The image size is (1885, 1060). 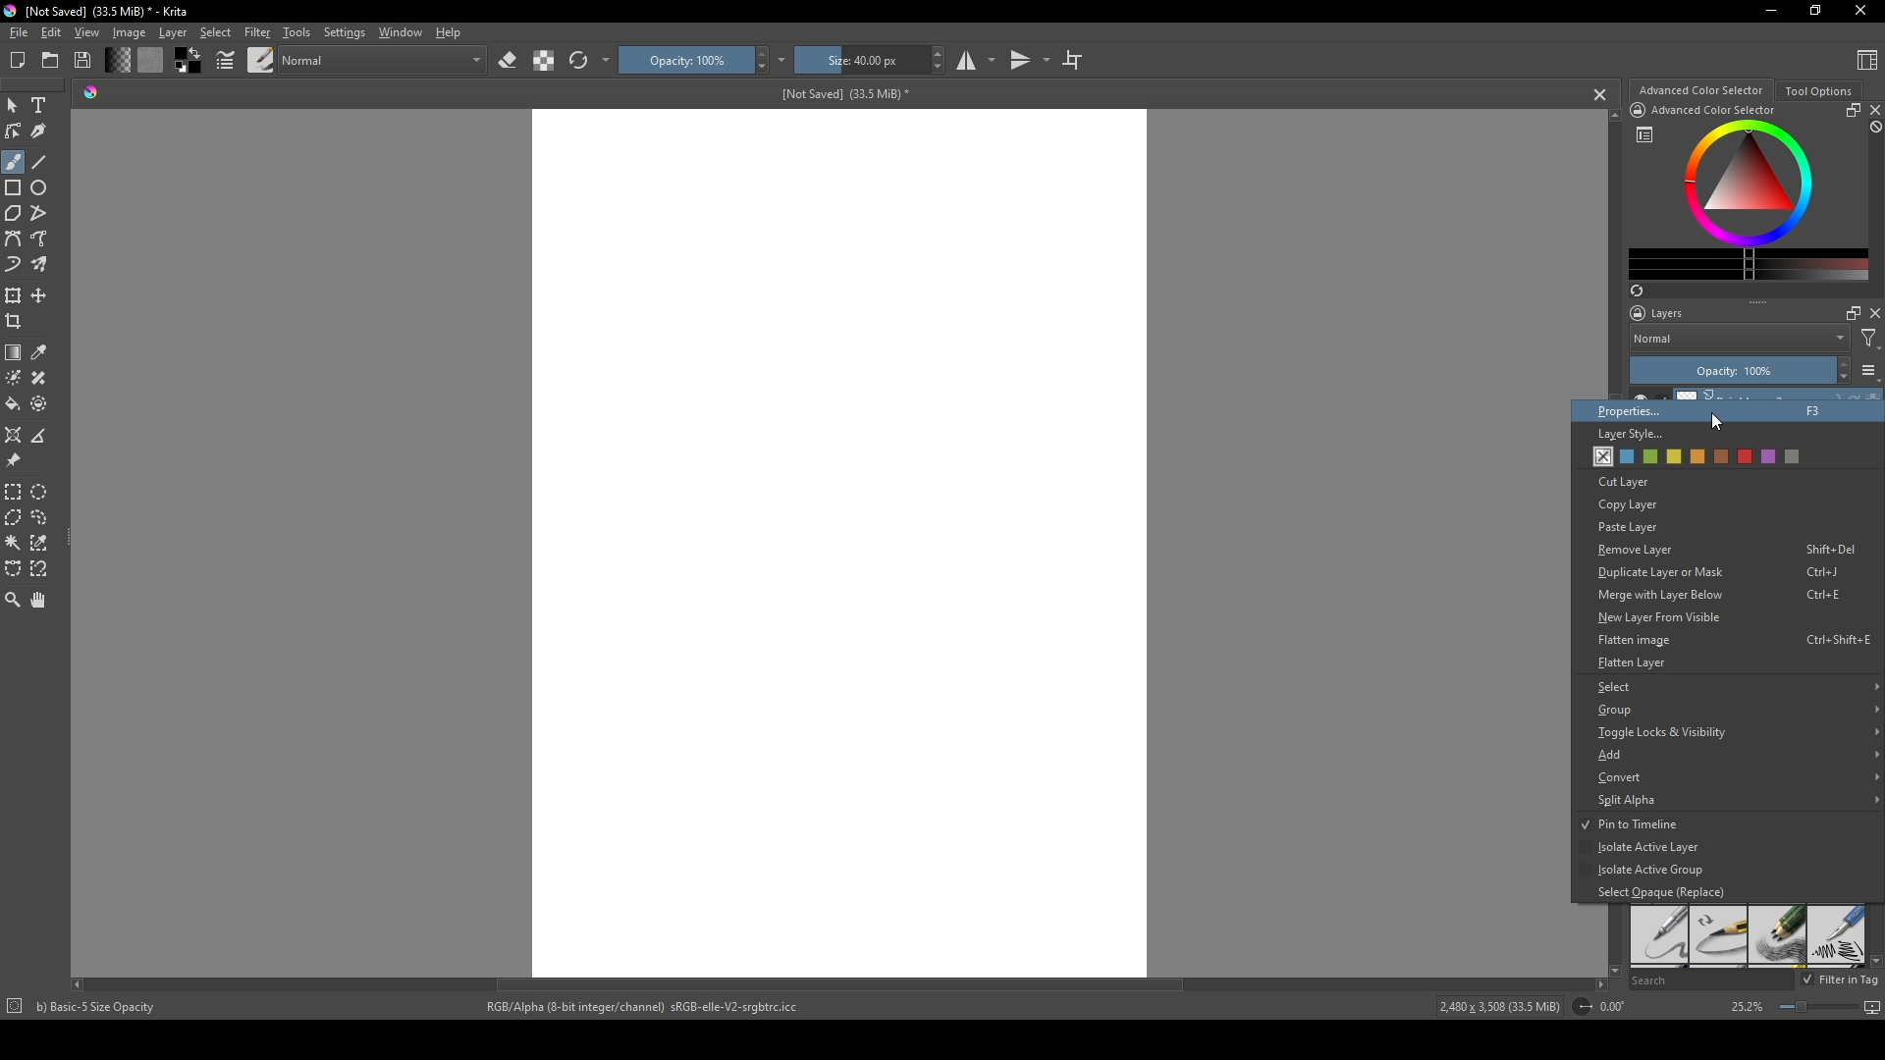 What do you see at coordinates (50, 61) in the screenshot?
I see `folder` at bounding box center [50, 61].